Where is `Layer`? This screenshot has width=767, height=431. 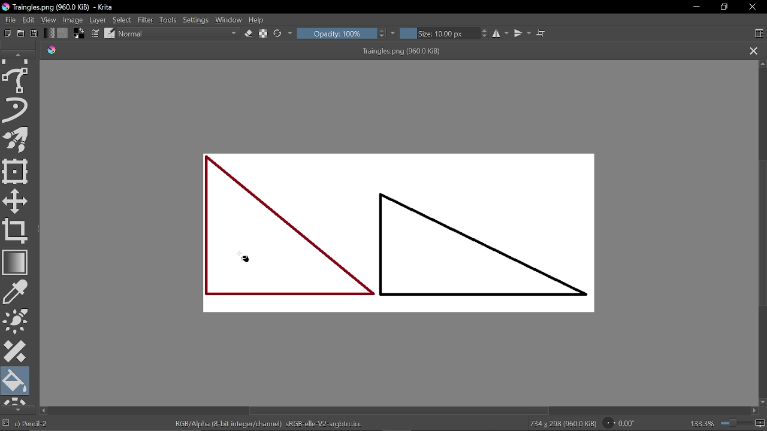
Layer is located at coordinates (98, 20).